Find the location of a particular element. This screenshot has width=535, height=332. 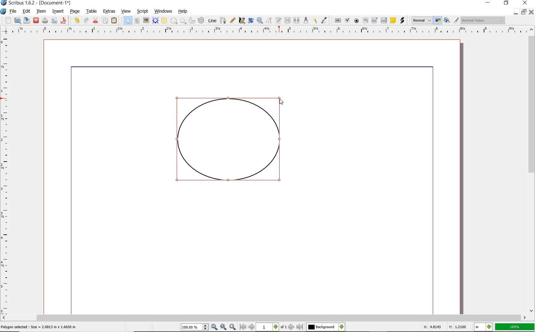

UNLINK TEXT FRAME is located at coordinates (296, 20).